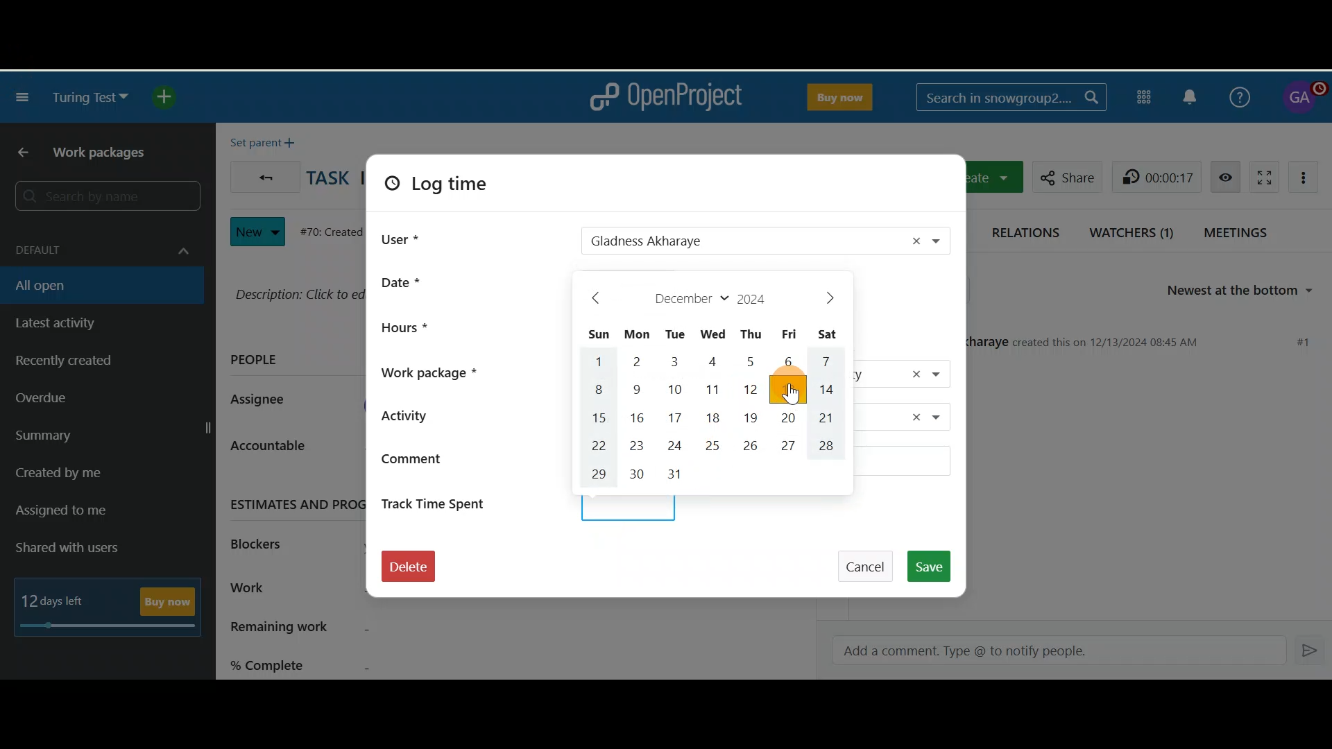 The image size is (1332, 749). What do you see at coordinates (1009, 97) in the screenshot?
I see `Search in snowgroup2.. ` at bounding box center [1009, 97].